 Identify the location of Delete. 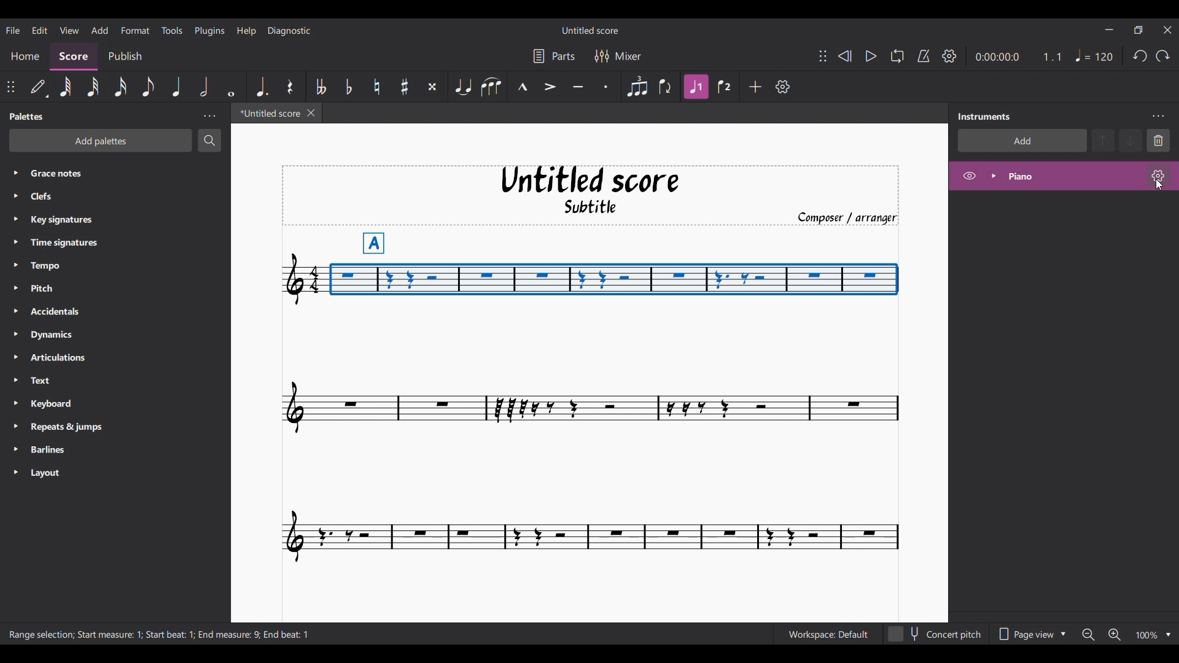
(1159, 141).